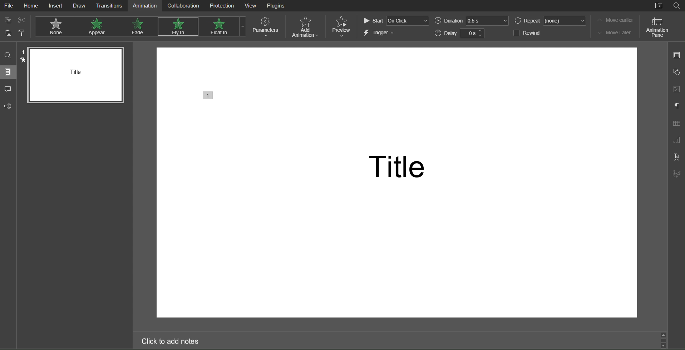 This screenshot has height=350, width=685. Describe the element at coordinates (394, 165) in the screenshot. I see `Title` at that location.